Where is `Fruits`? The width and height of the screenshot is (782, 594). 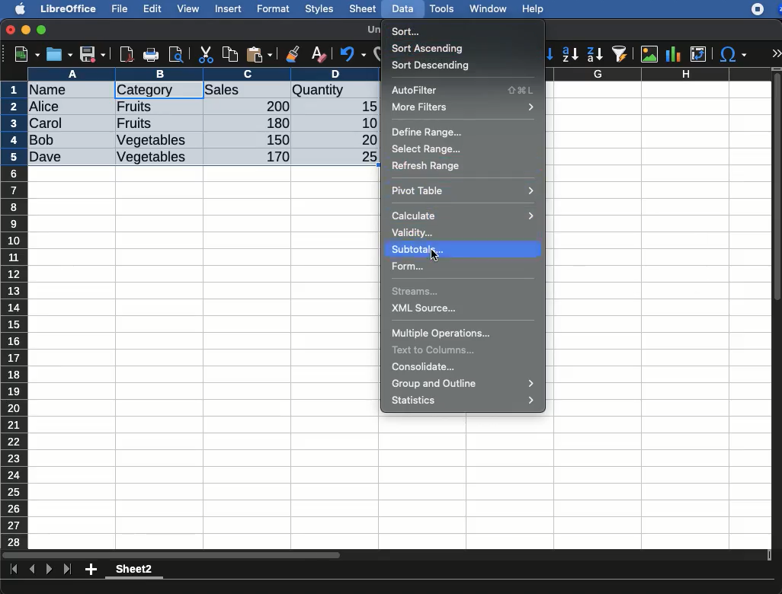 Fruits is located at coordinates (135, 106).